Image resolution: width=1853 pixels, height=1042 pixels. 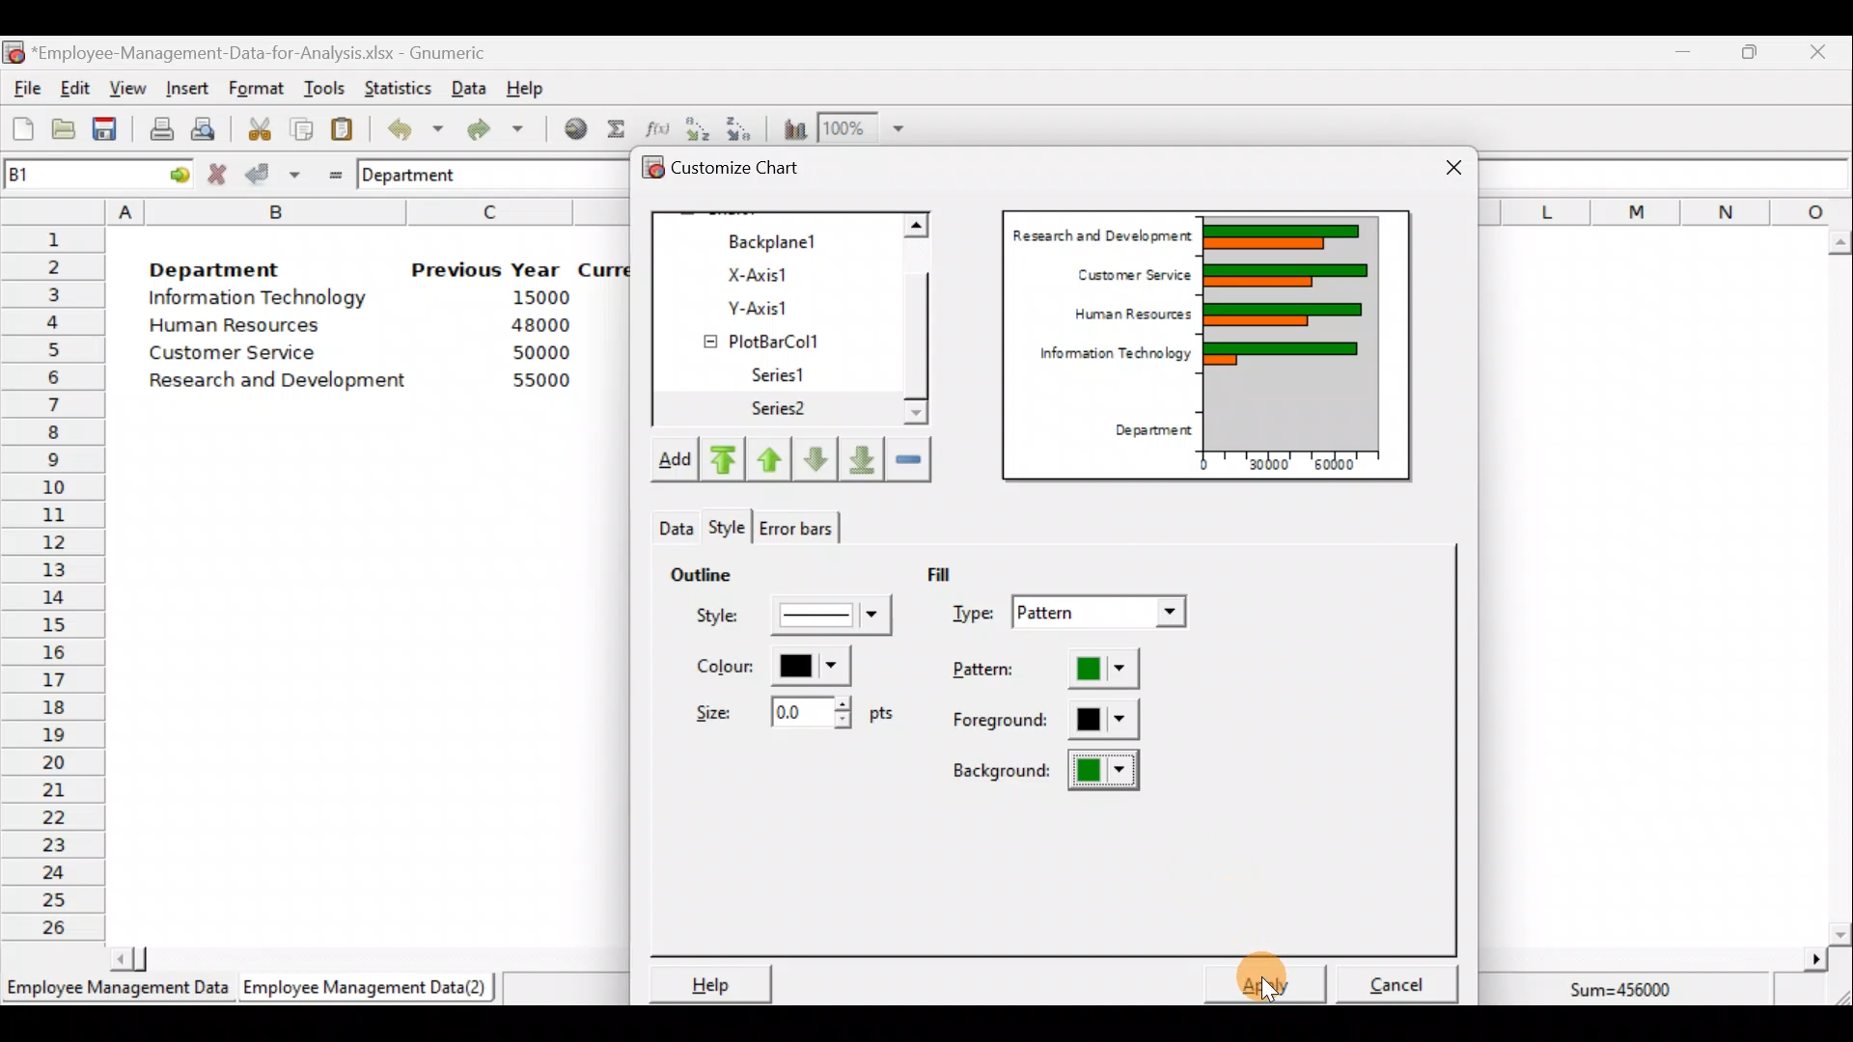 I want to click on Minimize, so click(x=1679, y=56).